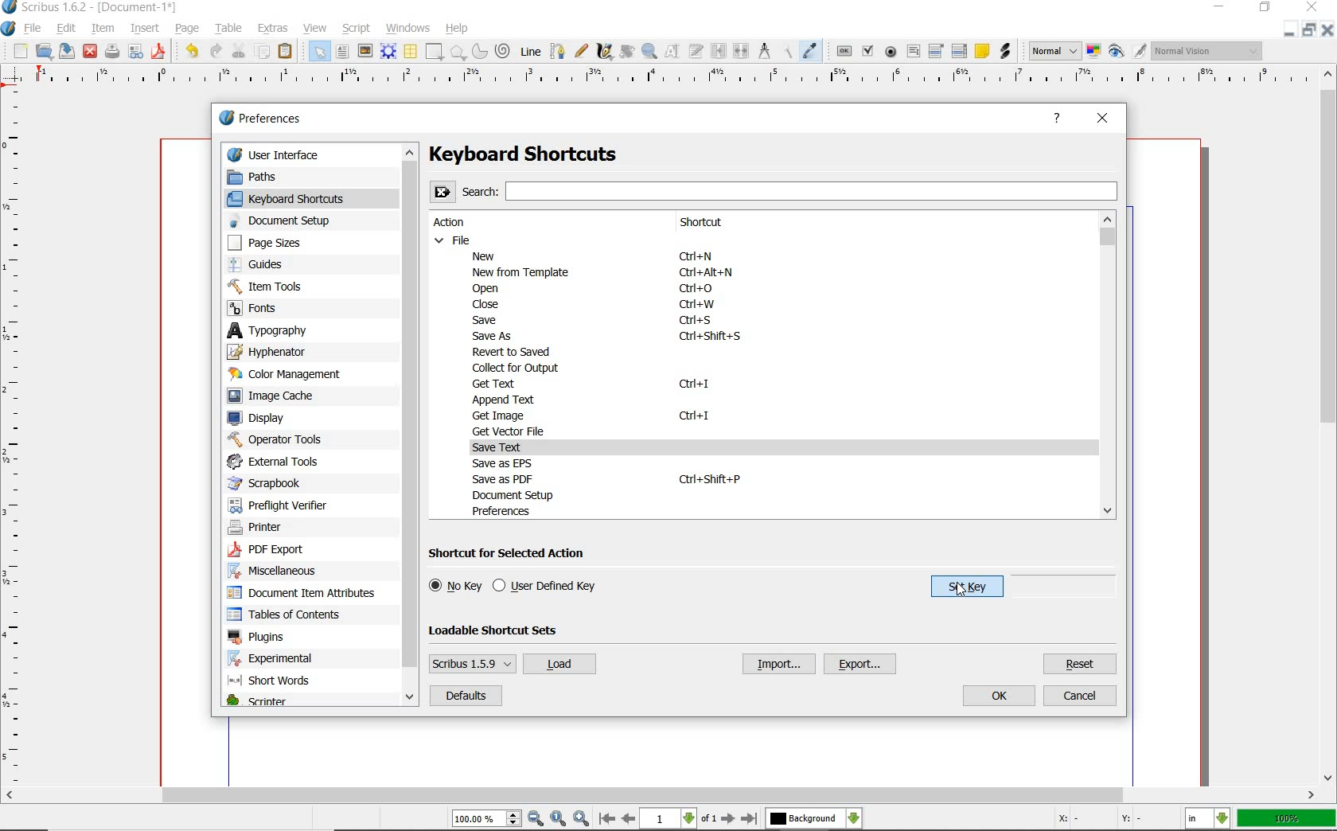  I want to click on reset, so click(1081, 664).